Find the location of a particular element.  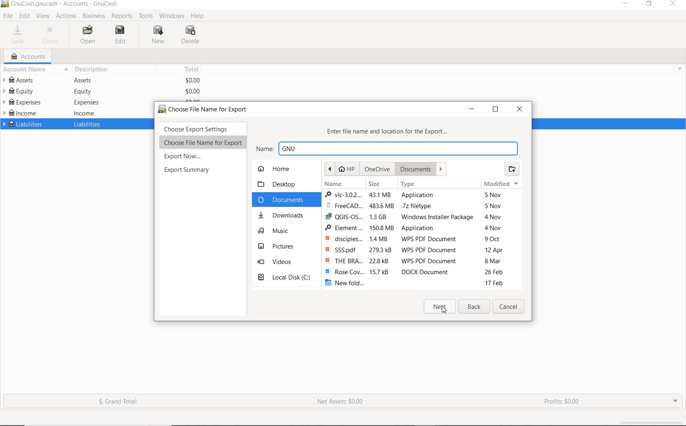

back is located at coordinates (475, 308).